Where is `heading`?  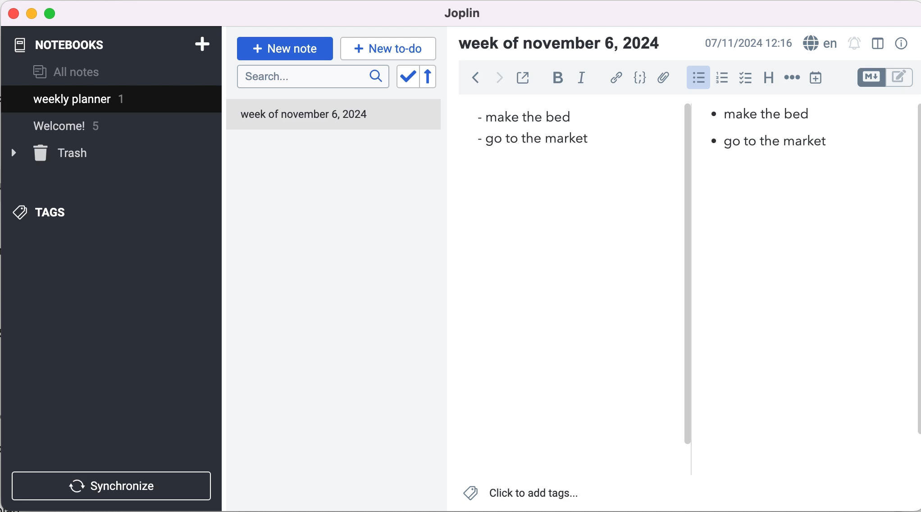 heading is located at coordinates (768, 76).